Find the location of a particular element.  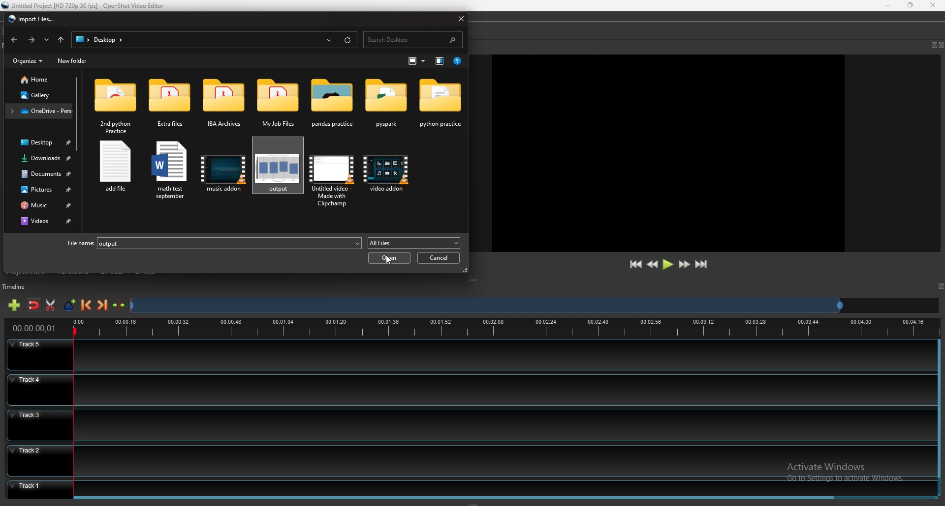

desktop is located at coordinates (39, 142).